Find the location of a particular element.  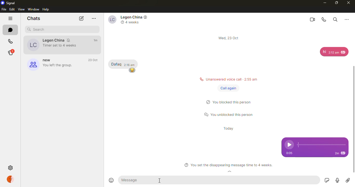

maximize is located at coordinates (336, 3).